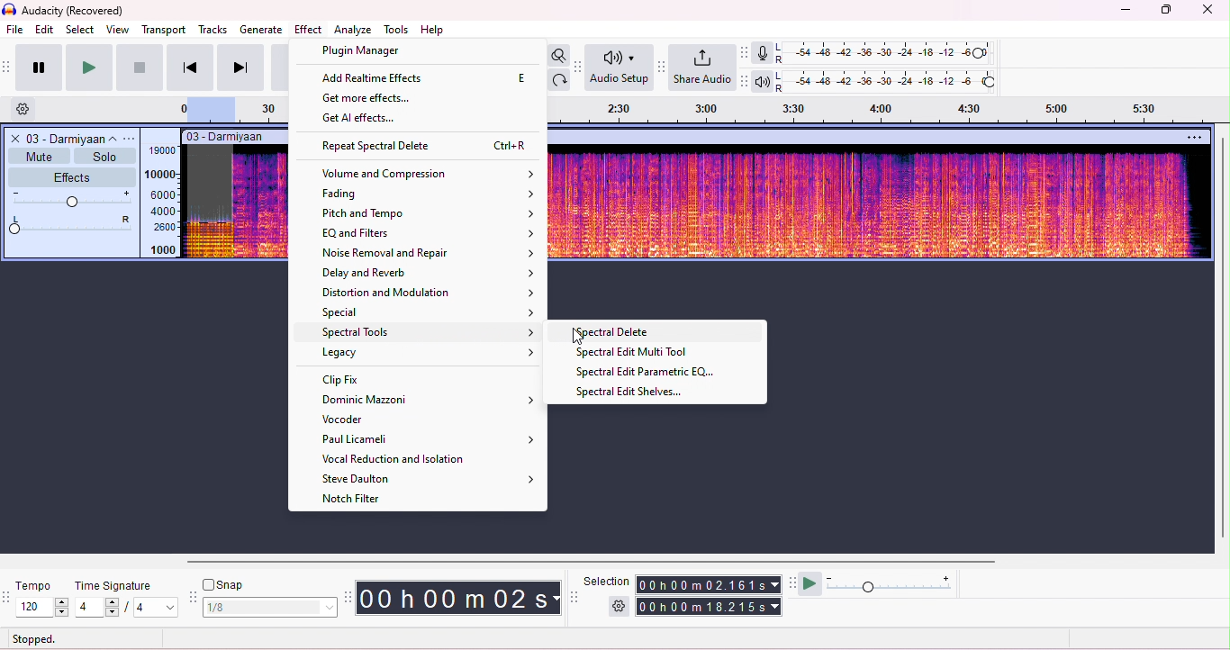  Describe the element at coordinates (429, 147) in the screenshot. I see `repeat spectral delete` at that location.